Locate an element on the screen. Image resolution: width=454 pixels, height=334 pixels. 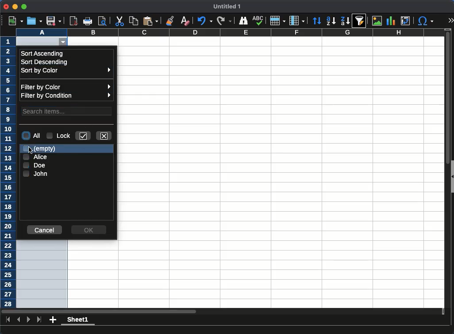
collapse is located at coordinates (451, 177).